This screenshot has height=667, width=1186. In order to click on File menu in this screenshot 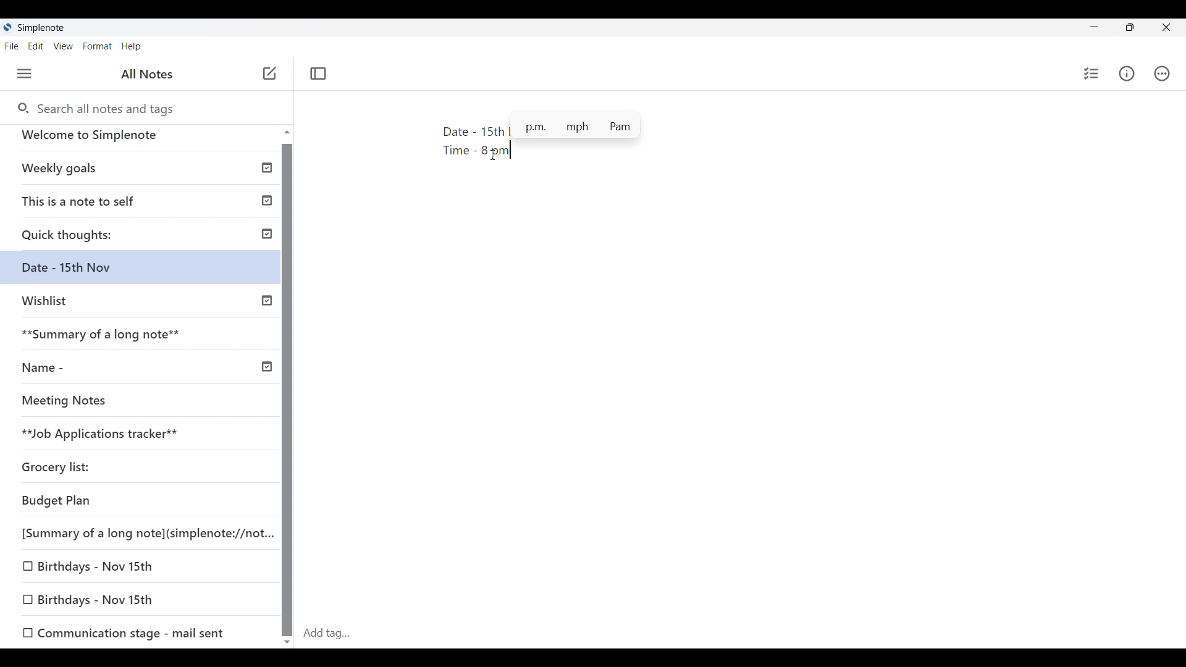, I will do `click(12, 46)`.